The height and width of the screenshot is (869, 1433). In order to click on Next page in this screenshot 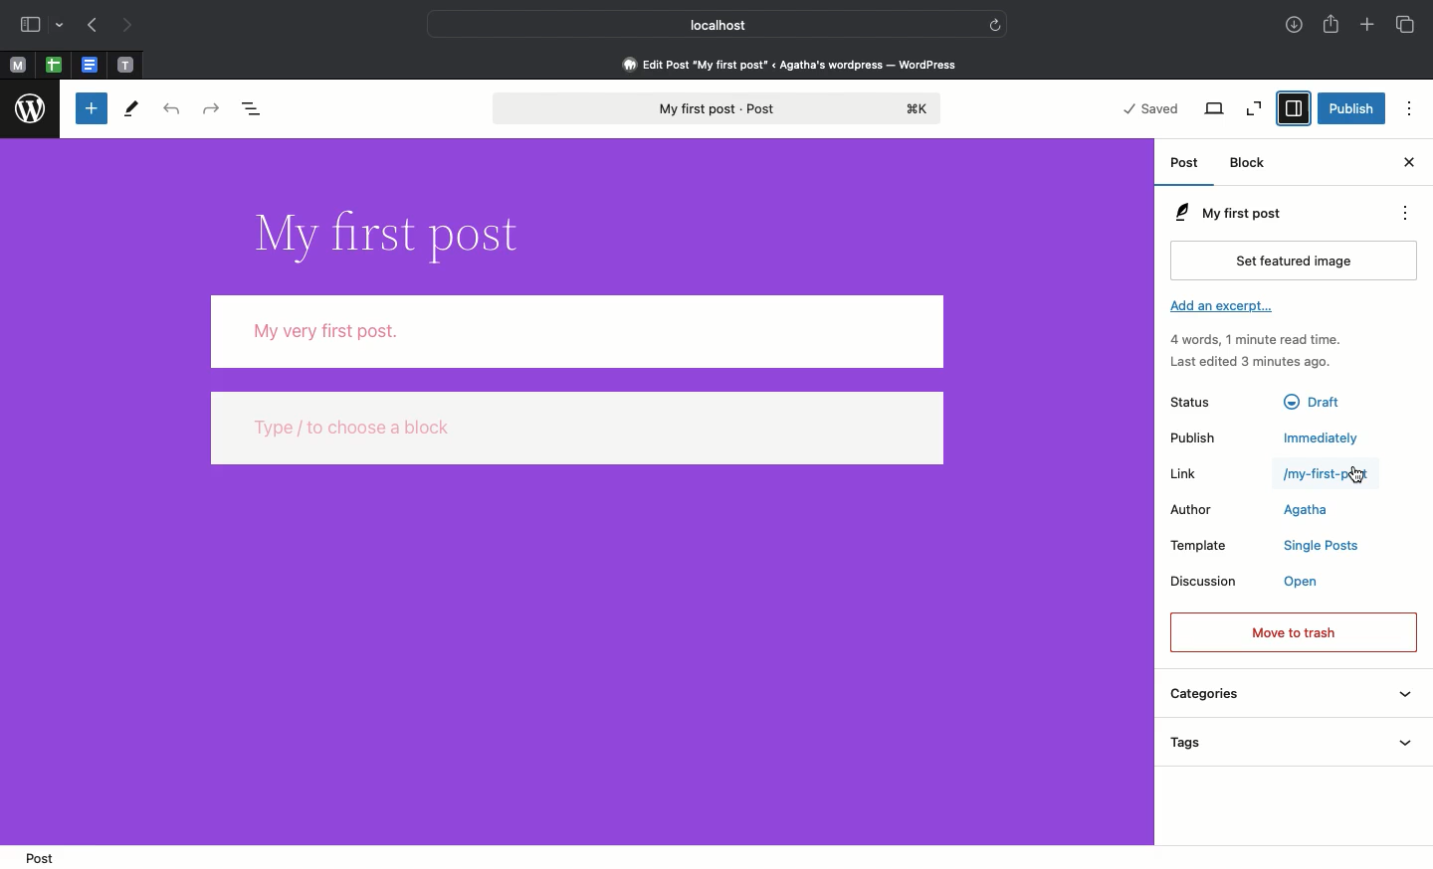, I will do `click(133, 26)`.